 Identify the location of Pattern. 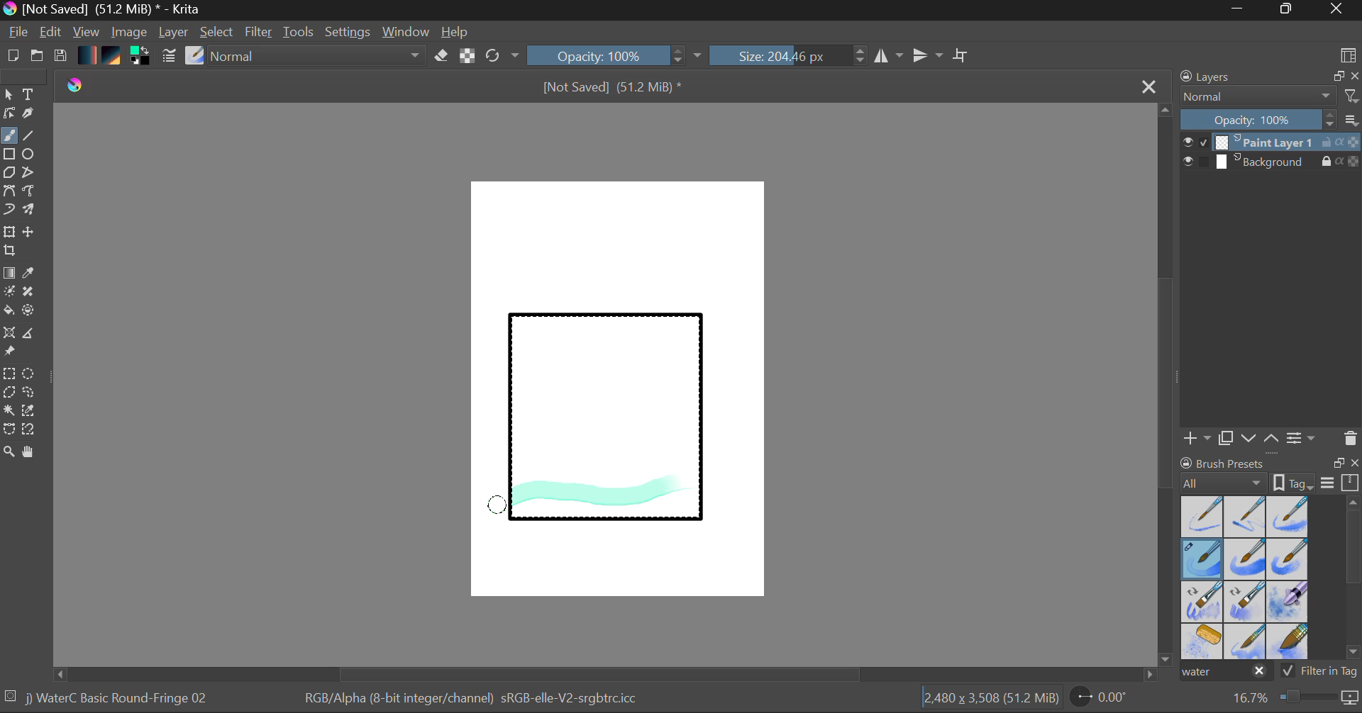
(113, 57).